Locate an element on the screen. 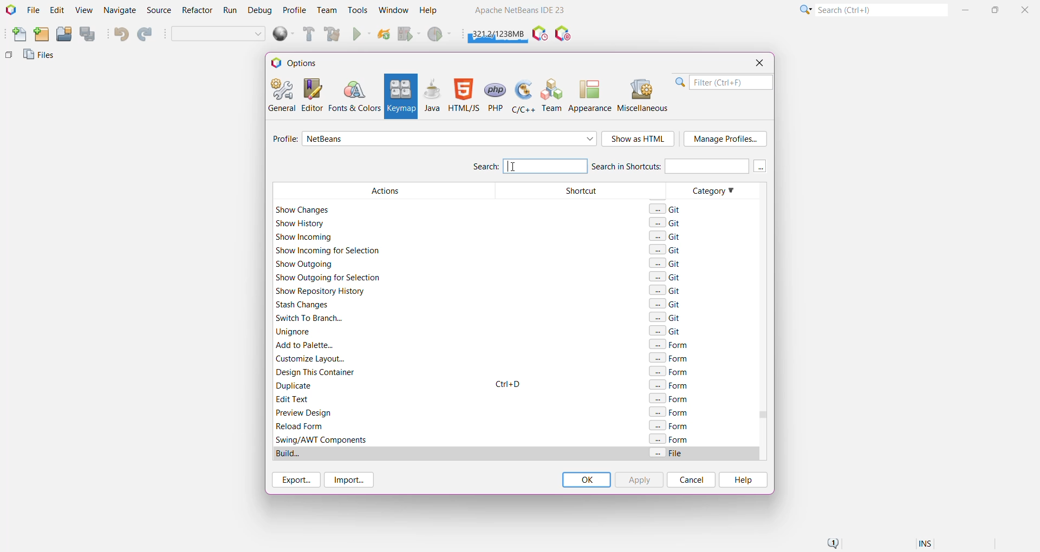 The height and width of the screenshot is (552, 1040). Debug Main Project is located at coordinates (408, 34).